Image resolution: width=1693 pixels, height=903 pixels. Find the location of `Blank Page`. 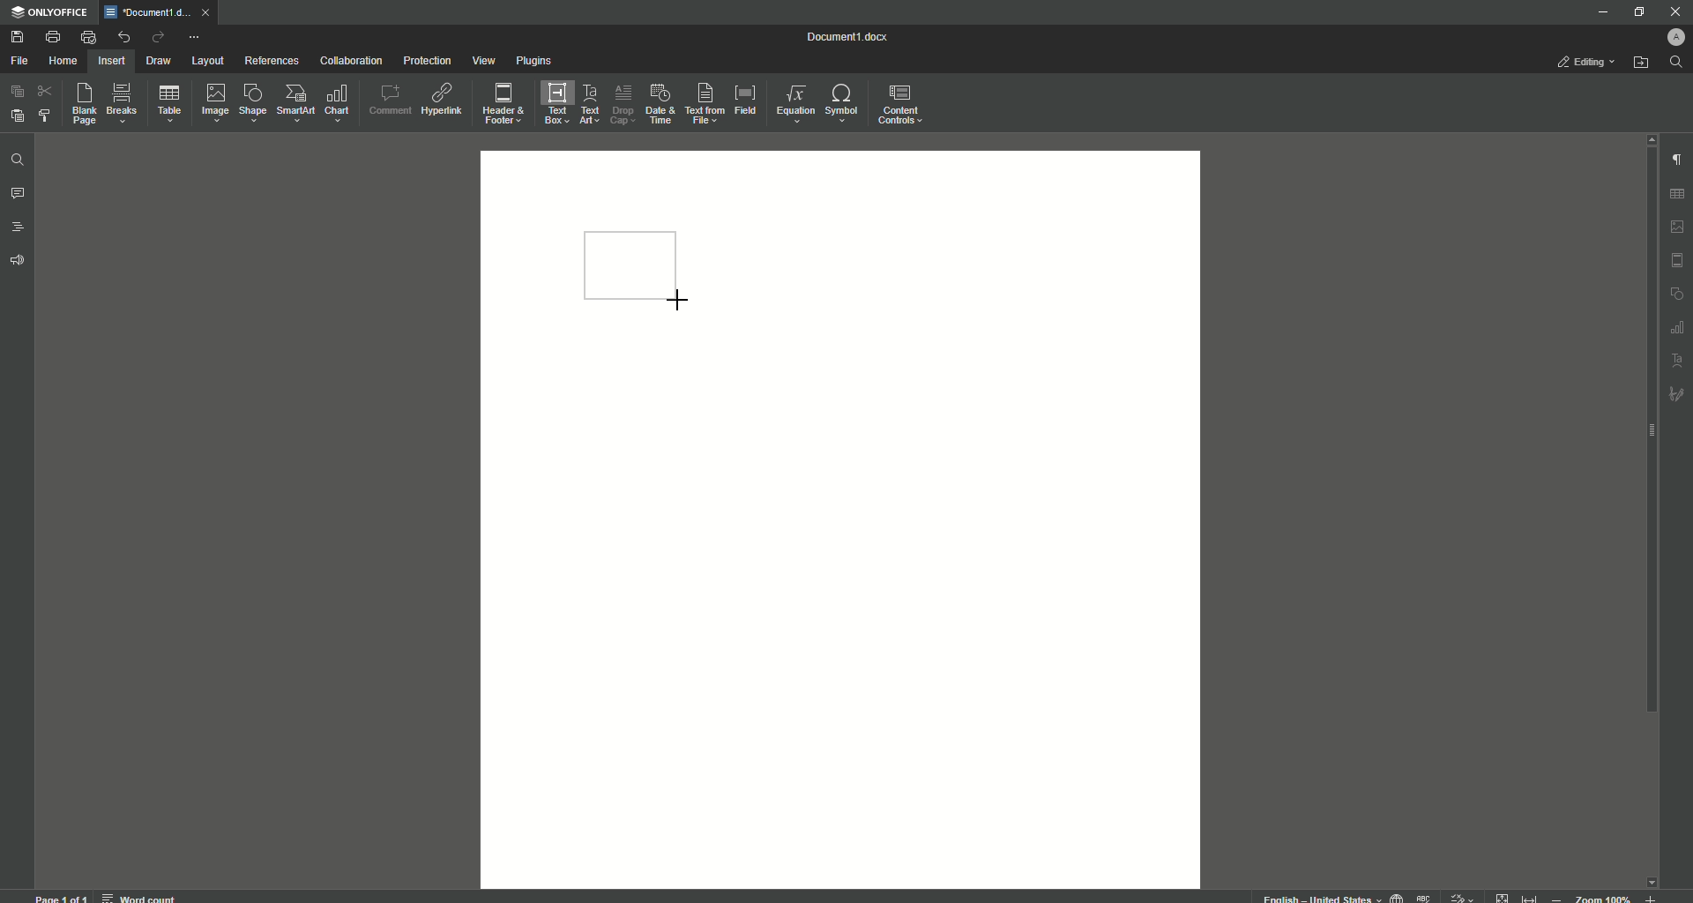

Blank Page is located at coordinates (86, 103).